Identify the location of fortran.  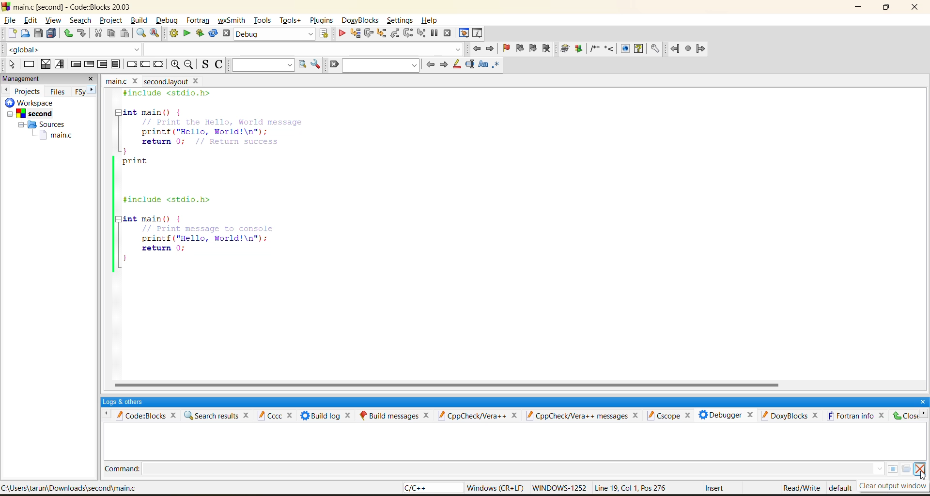
(688, 49).